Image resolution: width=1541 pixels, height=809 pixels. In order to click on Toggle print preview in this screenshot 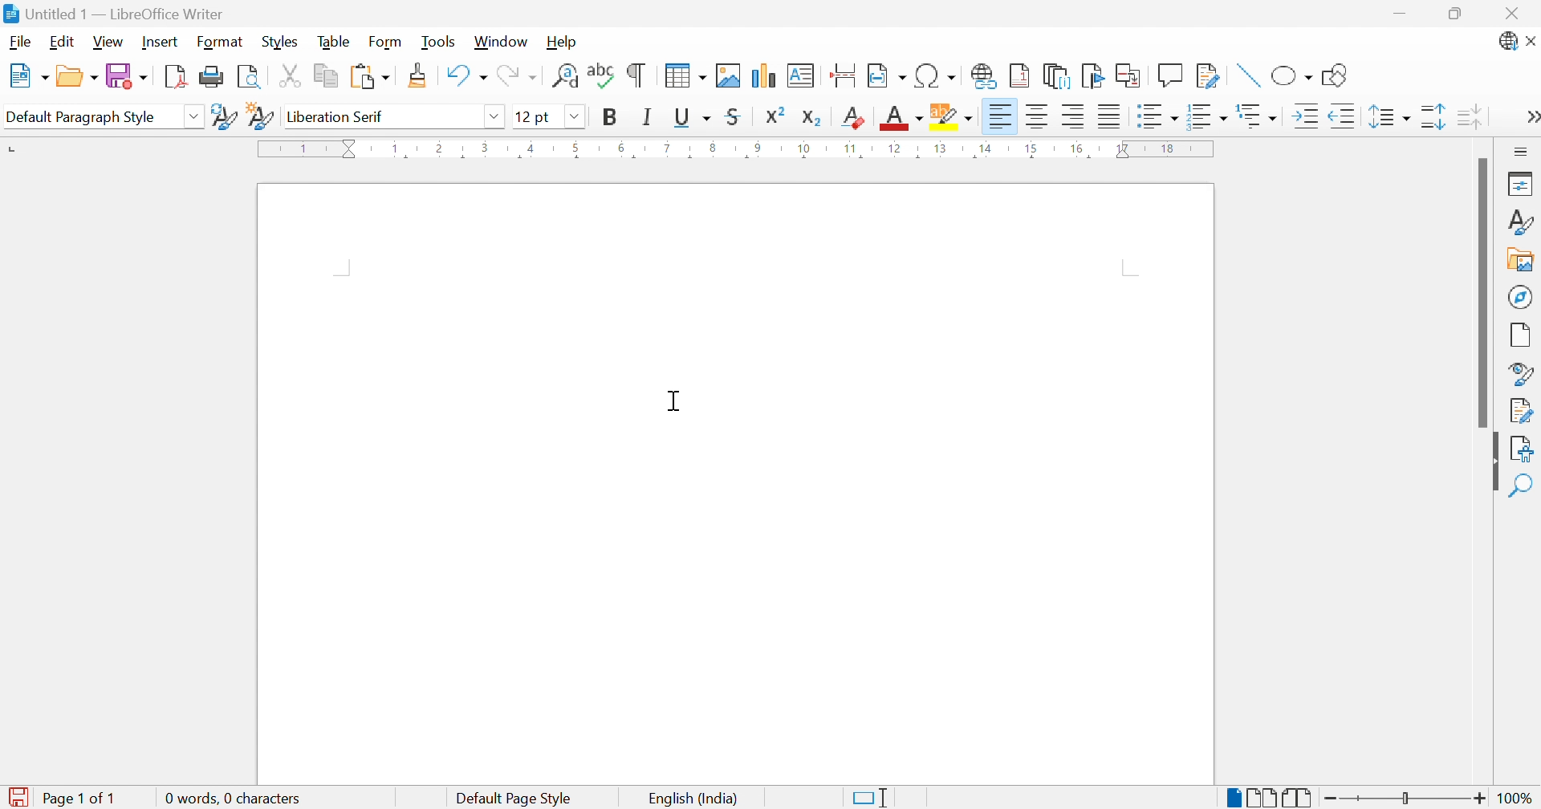, I will do `click(250, 77)`.